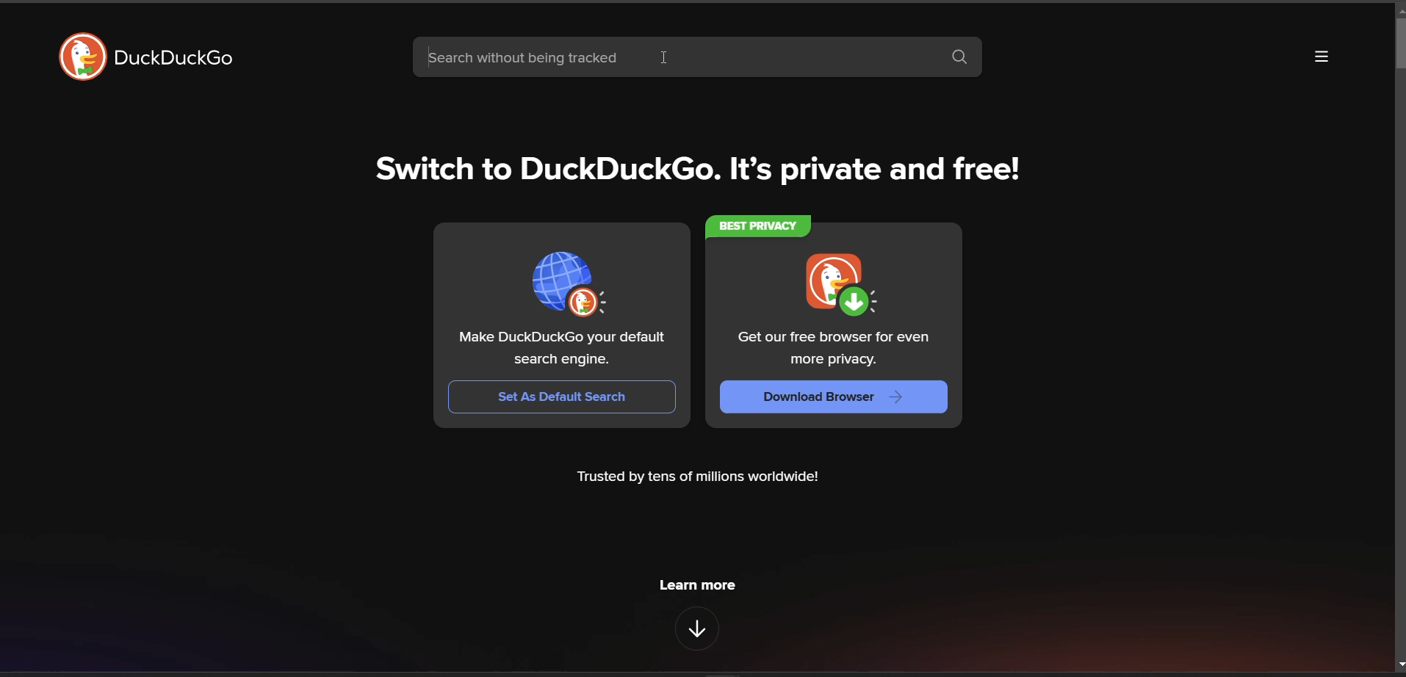 Image resolution: width=1406 pixels, height=677 pixels. I want to click on Switch to DuckDuckGo. It's private and free!, so click(710, 173).